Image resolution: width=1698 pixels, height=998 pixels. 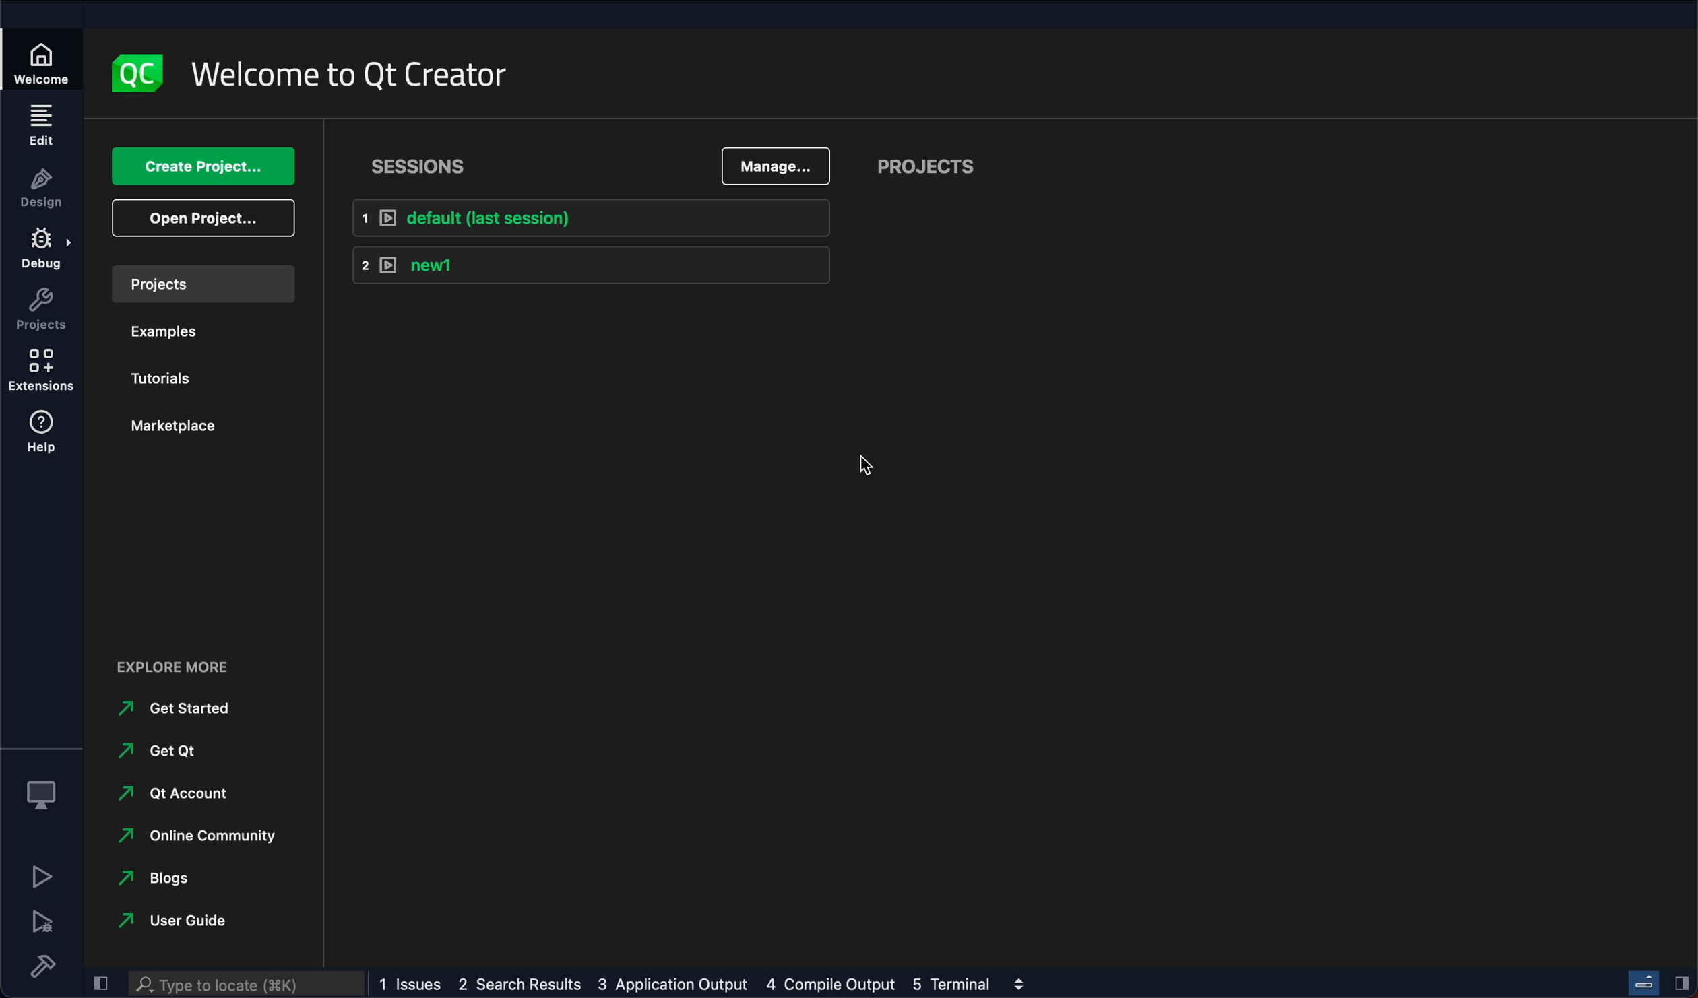 I want to click on default, so click(x=590, y=219).